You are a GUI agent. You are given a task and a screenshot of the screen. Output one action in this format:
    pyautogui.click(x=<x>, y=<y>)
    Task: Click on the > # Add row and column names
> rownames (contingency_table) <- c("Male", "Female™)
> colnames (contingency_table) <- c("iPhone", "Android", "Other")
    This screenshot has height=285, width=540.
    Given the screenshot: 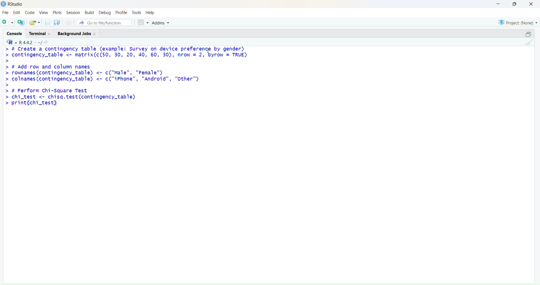 What is the action you would take?
    pyautogui.click(x=102, y=73)
    